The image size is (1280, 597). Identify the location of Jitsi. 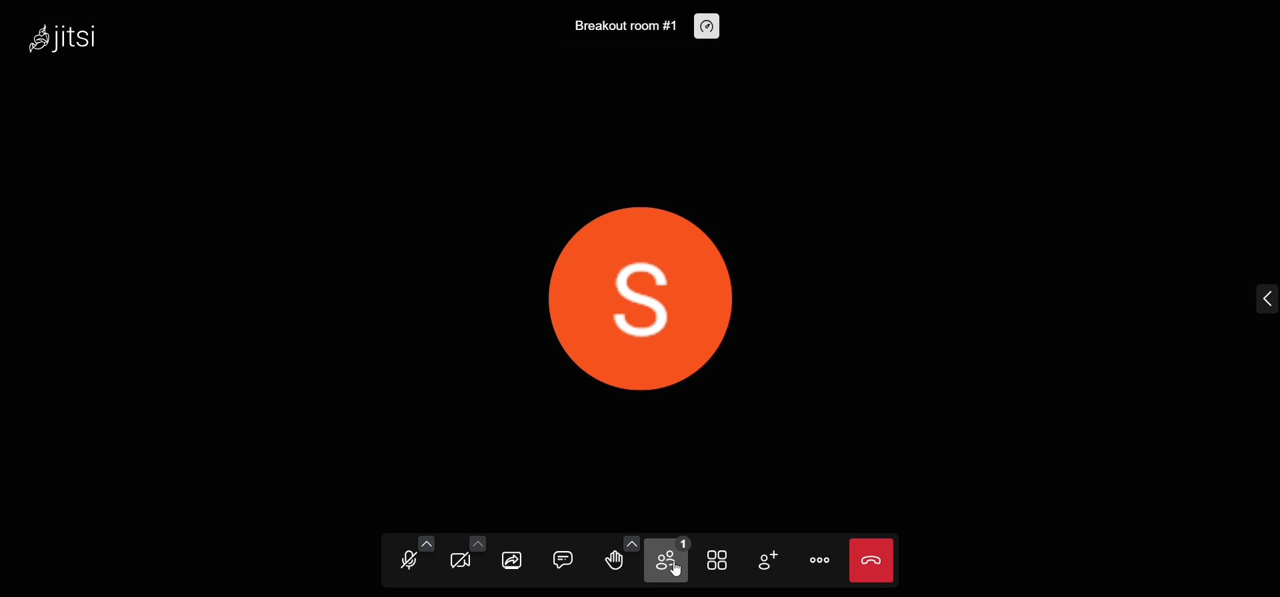
(67, 35).